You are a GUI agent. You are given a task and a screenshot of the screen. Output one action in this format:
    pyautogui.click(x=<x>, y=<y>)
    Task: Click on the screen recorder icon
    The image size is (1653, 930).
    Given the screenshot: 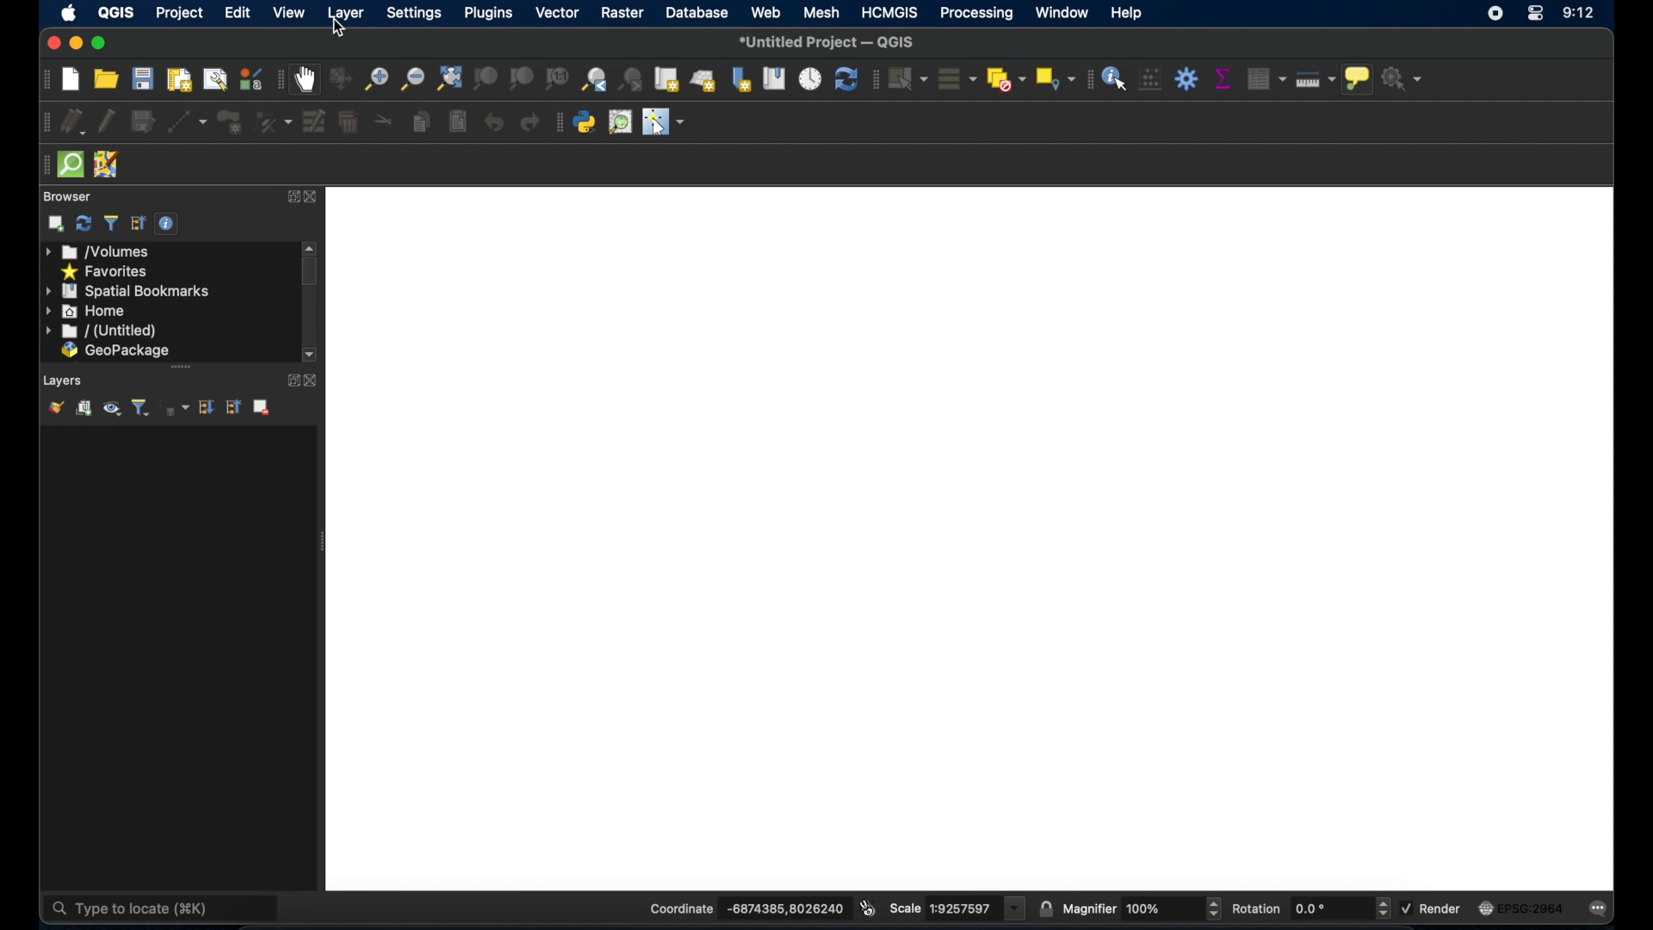 What is the action you would take?
    pyautogui.click(x=1495, y=12)
    